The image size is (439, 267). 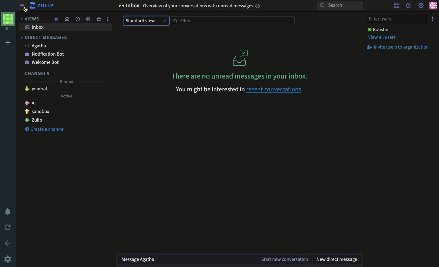 What do you see at coordinates (397, 6) in the screenshot?
I see `Hide users list` at bounding box center [397, 6].